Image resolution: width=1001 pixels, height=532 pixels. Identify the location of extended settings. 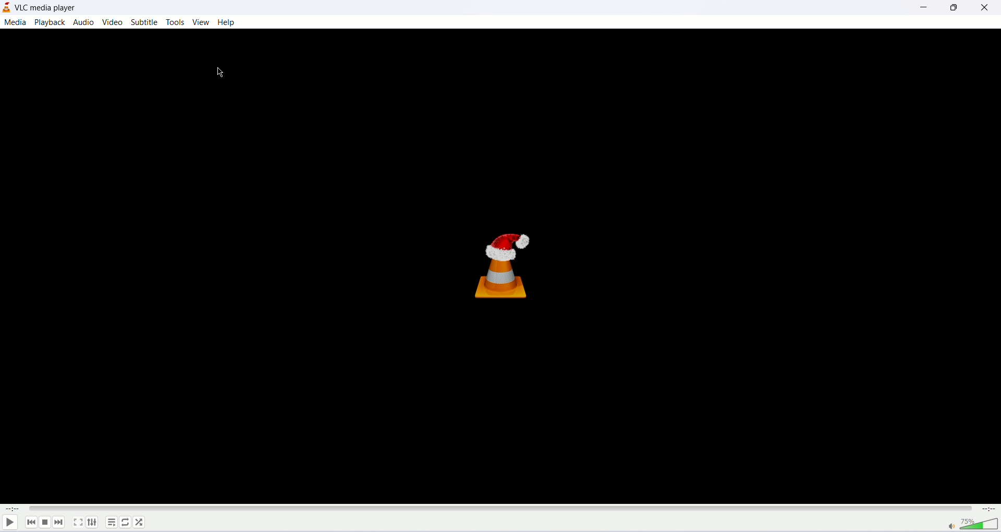
(92, 523).